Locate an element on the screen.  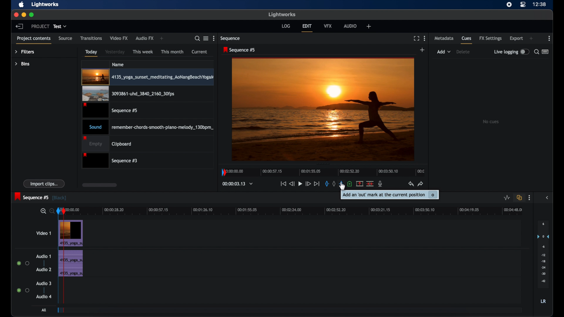
timecodes  and reels is located at coordinates (238, 184).